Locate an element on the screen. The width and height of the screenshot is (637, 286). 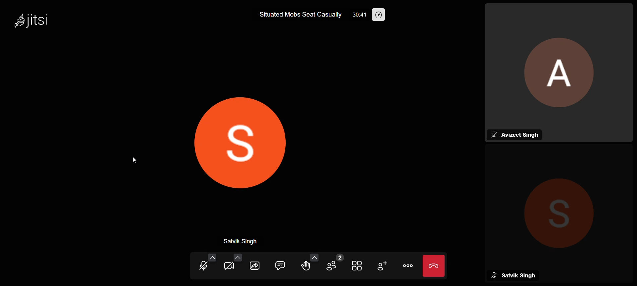
cursor is located at coordinates (134, 162).